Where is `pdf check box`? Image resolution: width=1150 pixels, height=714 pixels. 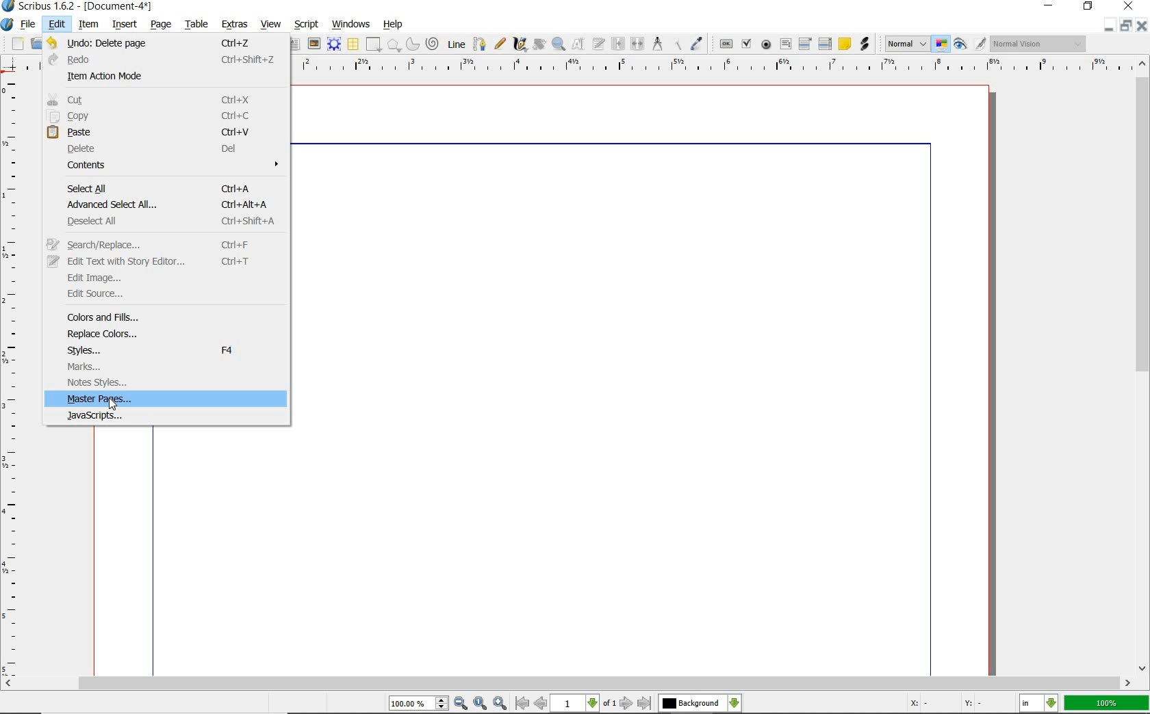 pdf check box is located at coordinates (745, 44).